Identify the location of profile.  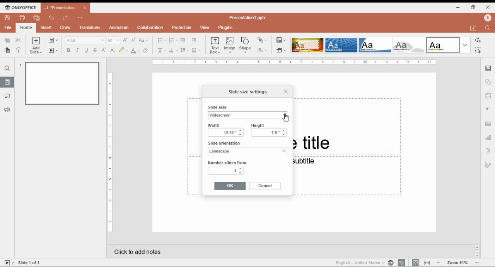
(488, 18).